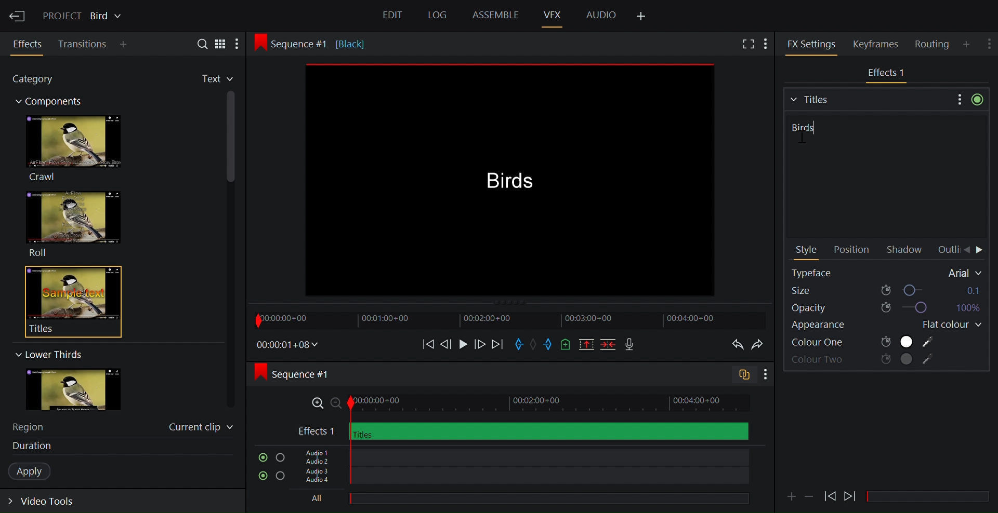  Describe the element at coordinates (208, 79) in the screenshot. I see `Favorites` at that location.